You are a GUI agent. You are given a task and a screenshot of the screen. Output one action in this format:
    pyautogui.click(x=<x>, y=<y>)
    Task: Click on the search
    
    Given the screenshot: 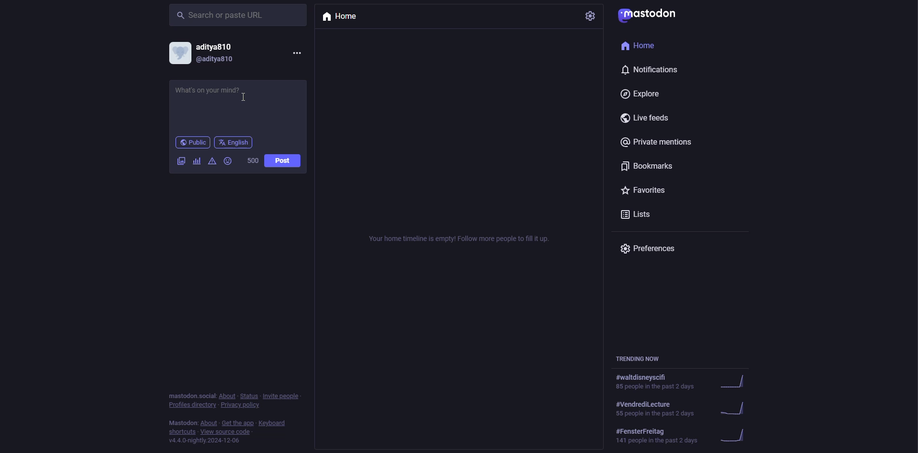 What is the action you would take?
    pyautogui.click(x=220, y=14)
    